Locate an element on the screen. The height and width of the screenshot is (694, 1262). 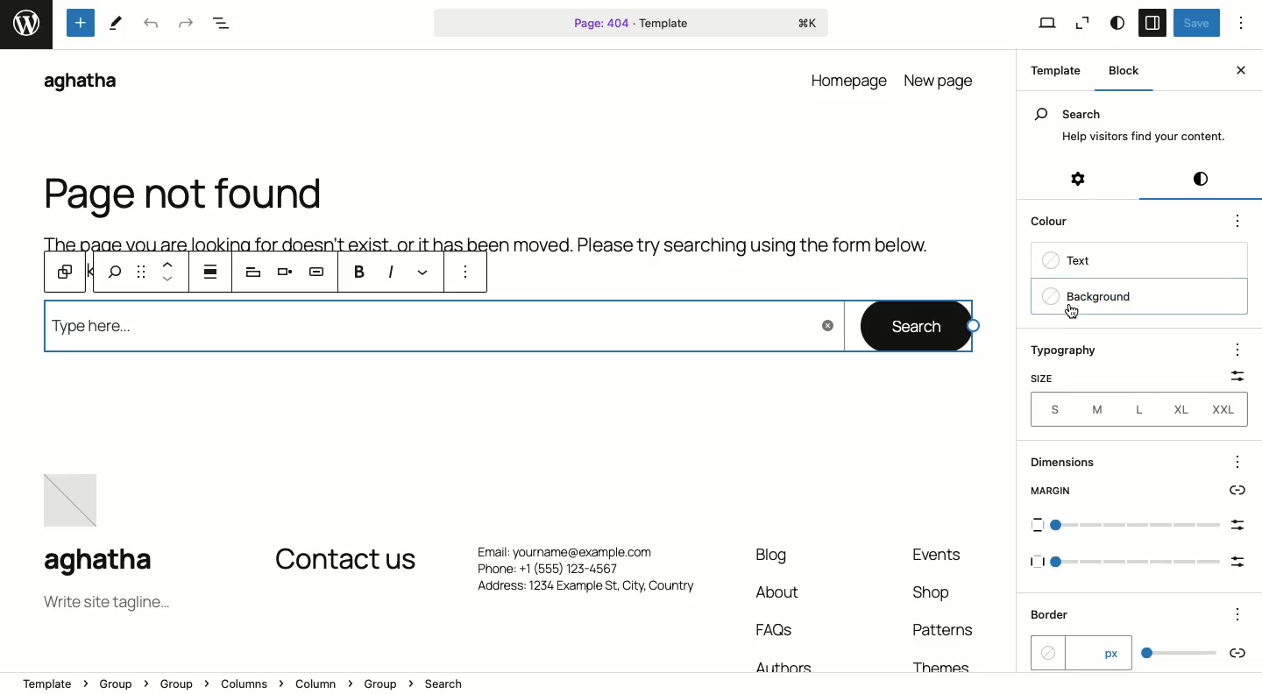
homepage is located at coordinates (850, 79).